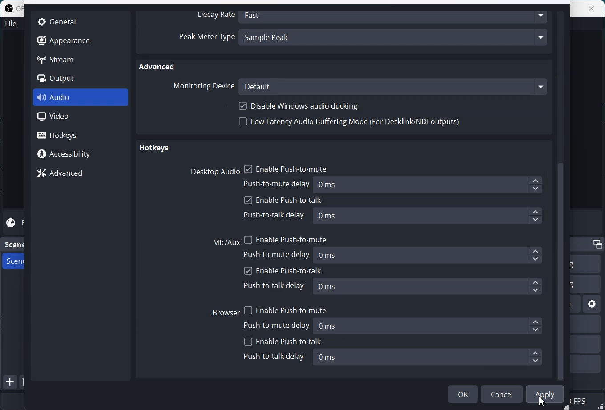  What do you see at coordinates (213, 172) in the screenshot?
I see `Desktop Audio` at bounding box center [213, 172].